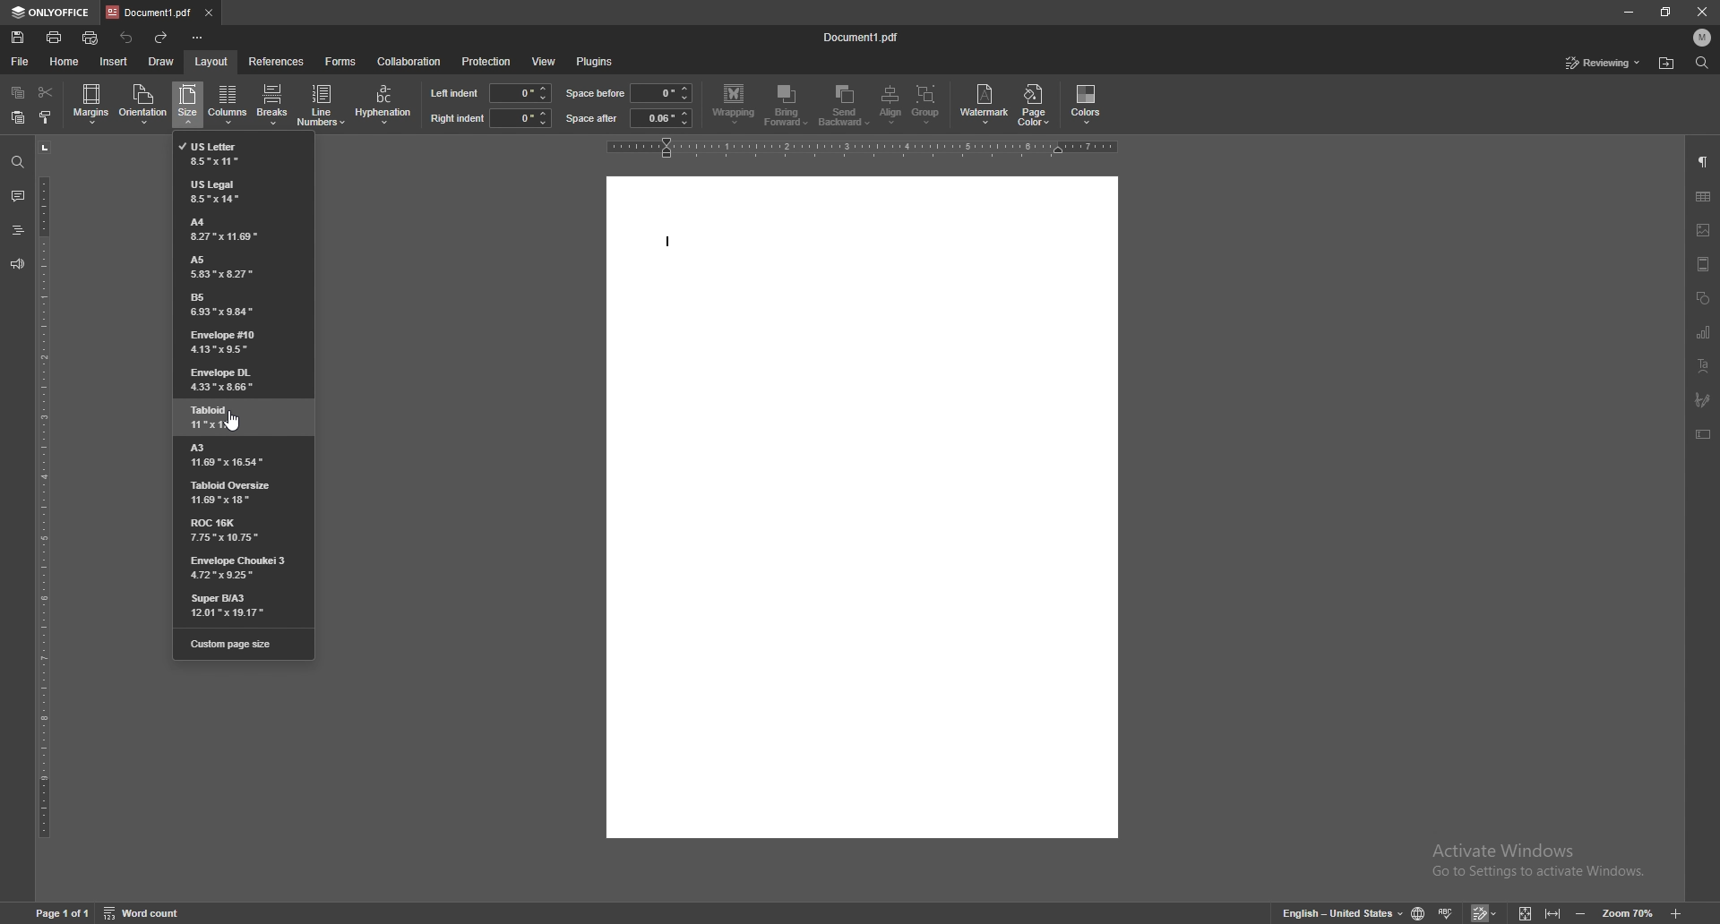 The image size is (1720, 924). Describe the element at coordinates (659, 93) in the screenshot. I see `input space before` at that location.